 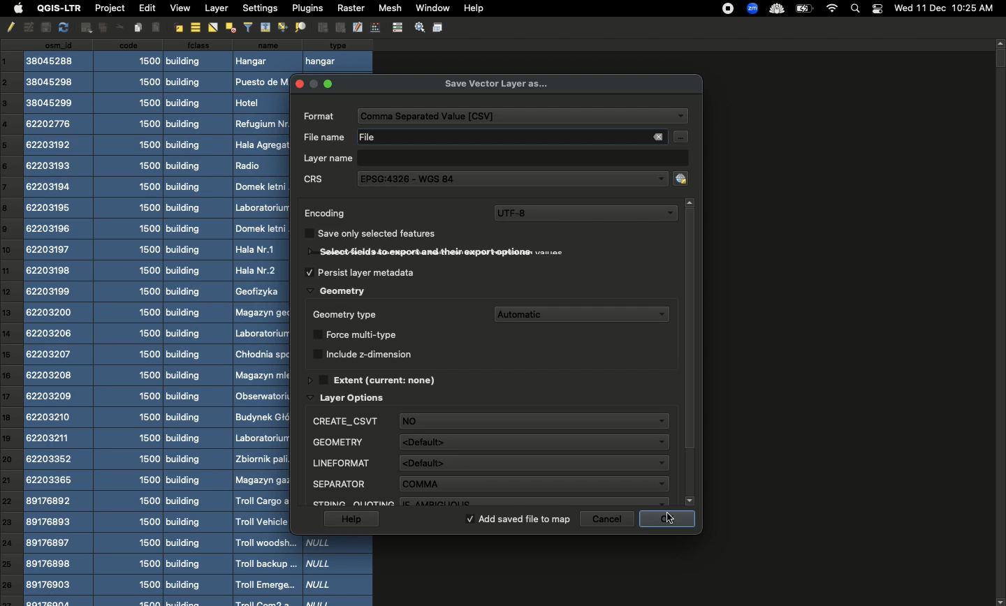 I want to click on type, so click(x=340, y=55).